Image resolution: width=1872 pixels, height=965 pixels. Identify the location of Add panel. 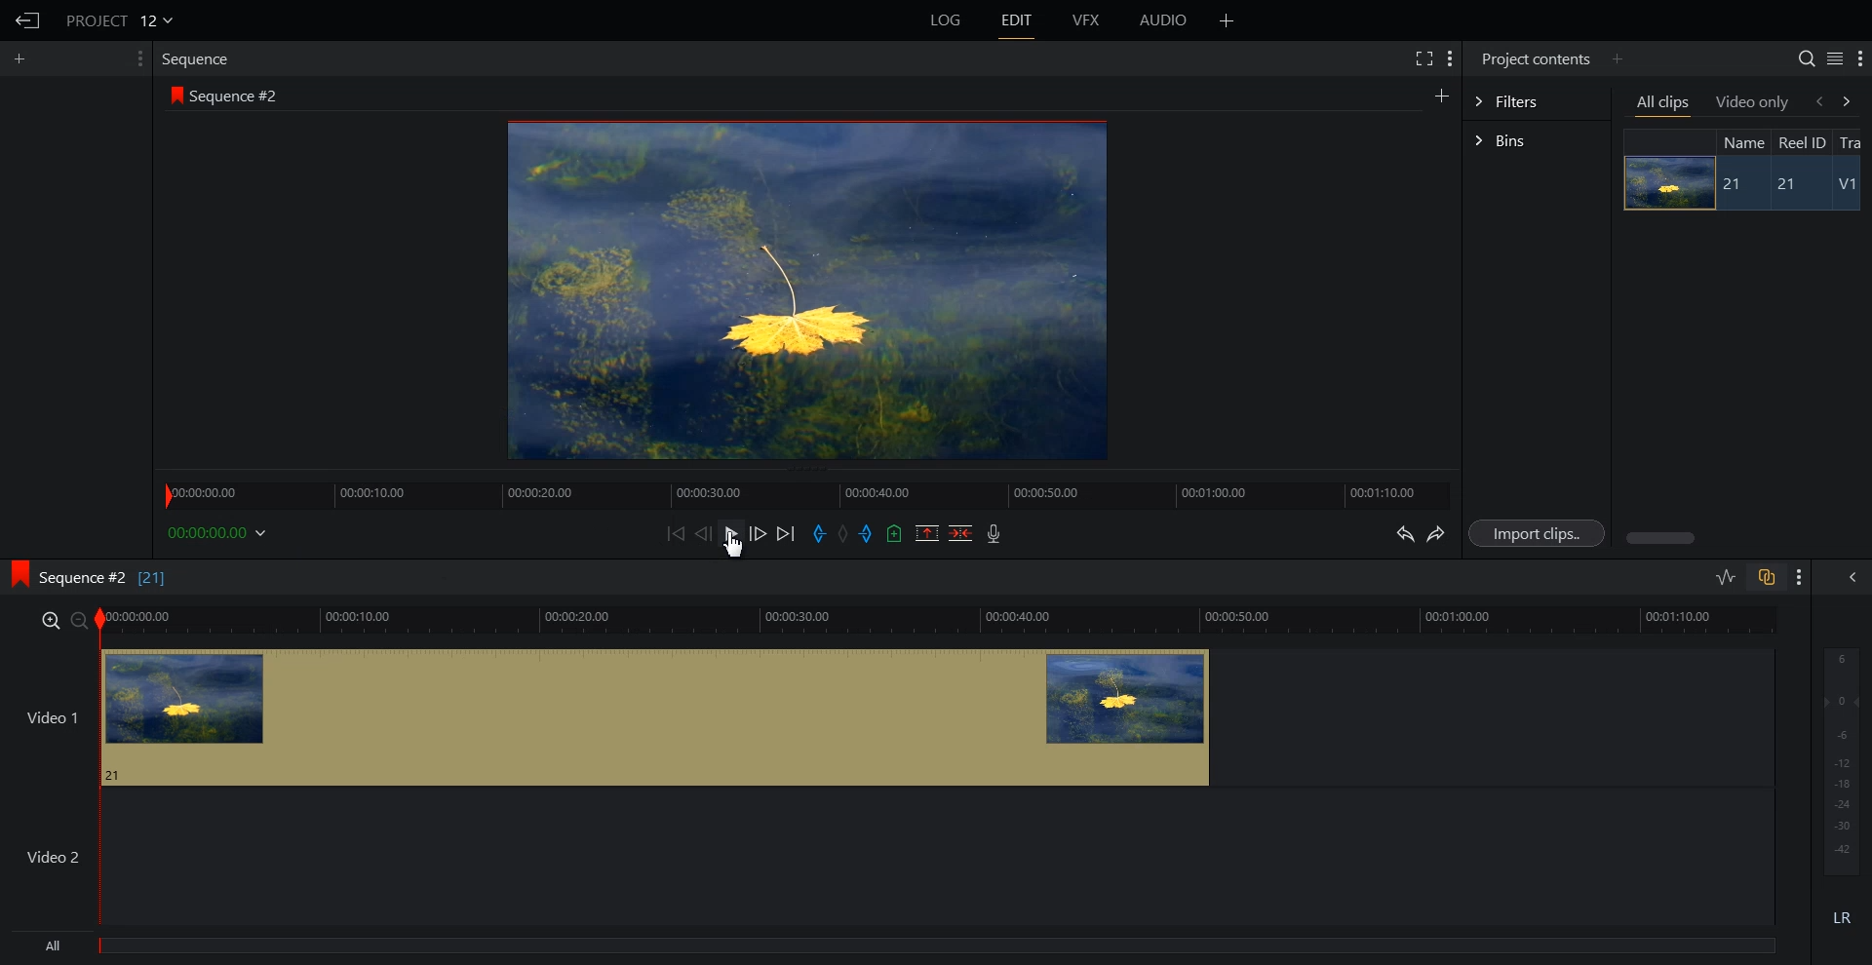
(1441, 95).